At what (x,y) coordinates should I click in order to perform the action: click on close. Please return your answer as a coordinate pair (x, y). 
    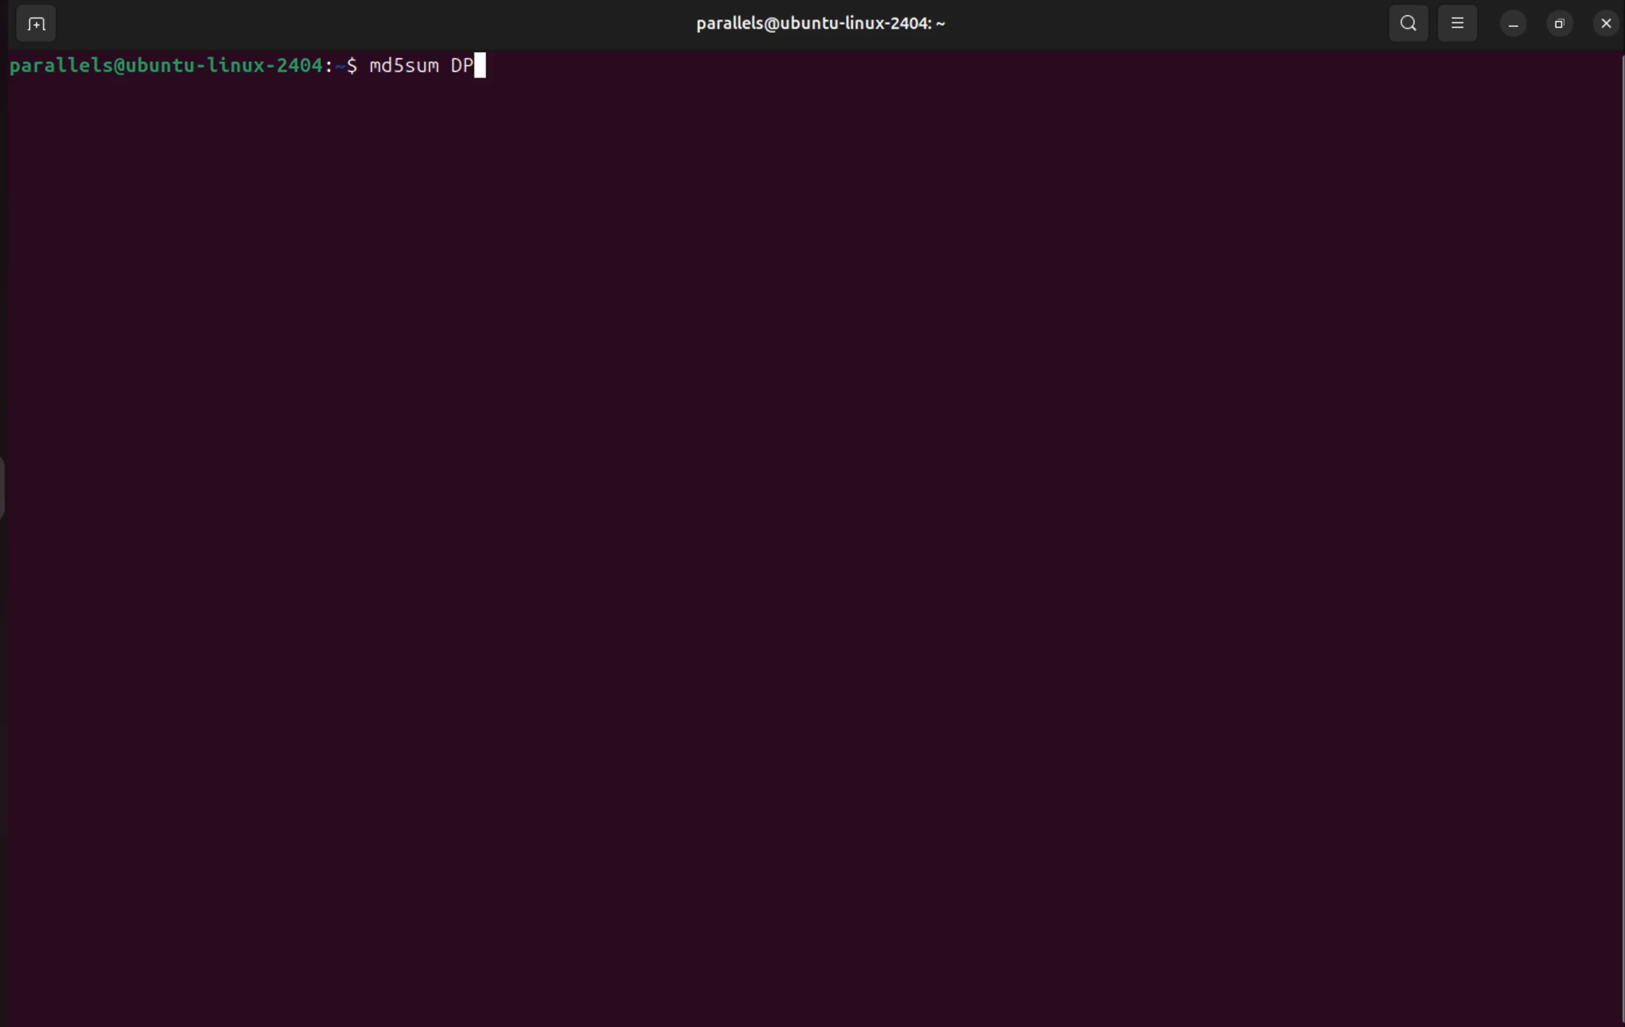
    Looking at the image, I should click on (1603, 22).